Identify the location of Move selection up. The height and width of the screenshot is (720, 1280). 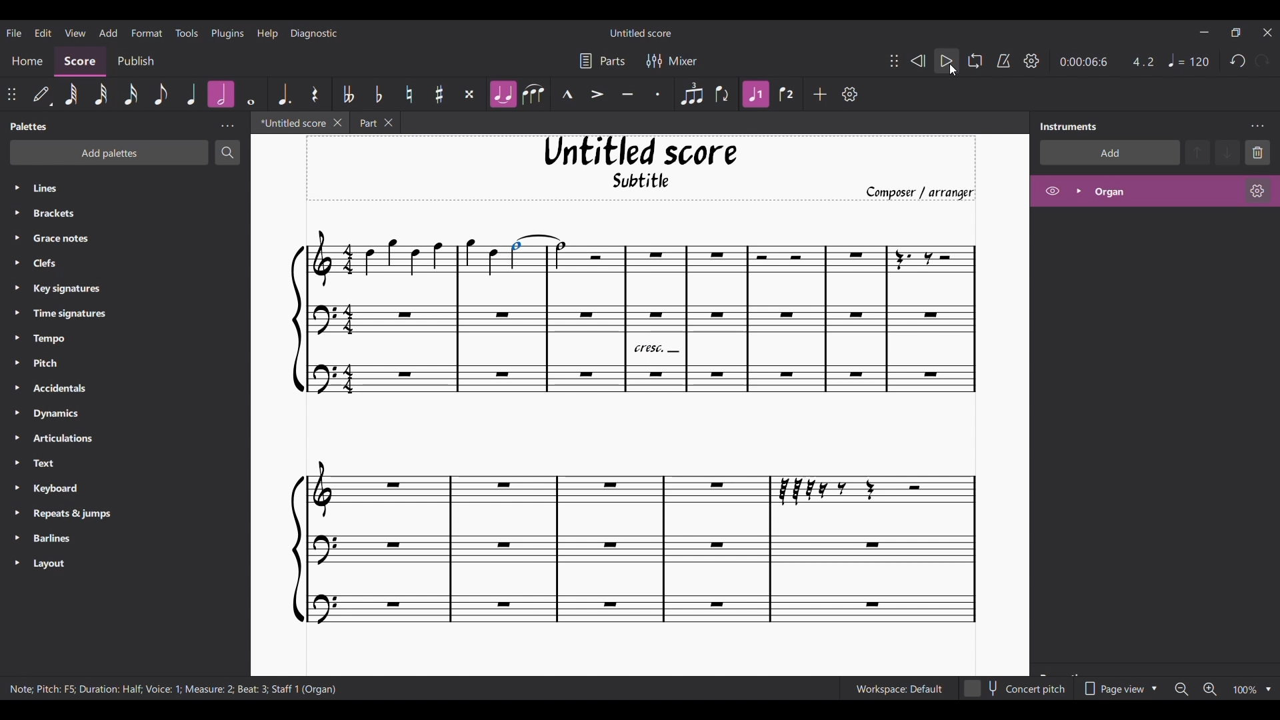
(1197, 153).